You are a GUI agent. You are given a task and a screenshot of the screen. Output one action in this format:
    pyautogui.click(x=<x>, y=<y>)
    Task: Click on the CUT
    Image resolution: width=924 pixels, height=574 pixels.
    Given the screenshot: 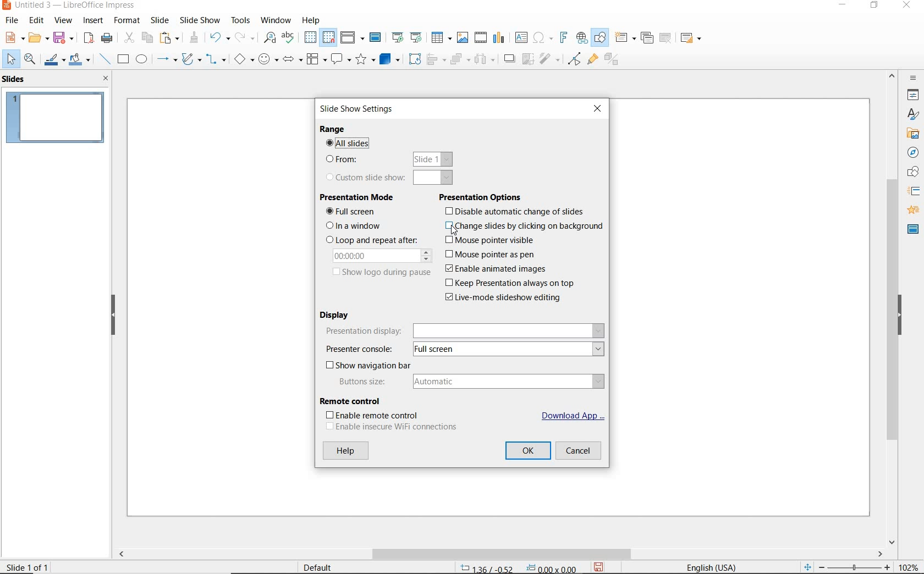 What is the action you would take?
    pyautogui.click(x=130, y=37)
    